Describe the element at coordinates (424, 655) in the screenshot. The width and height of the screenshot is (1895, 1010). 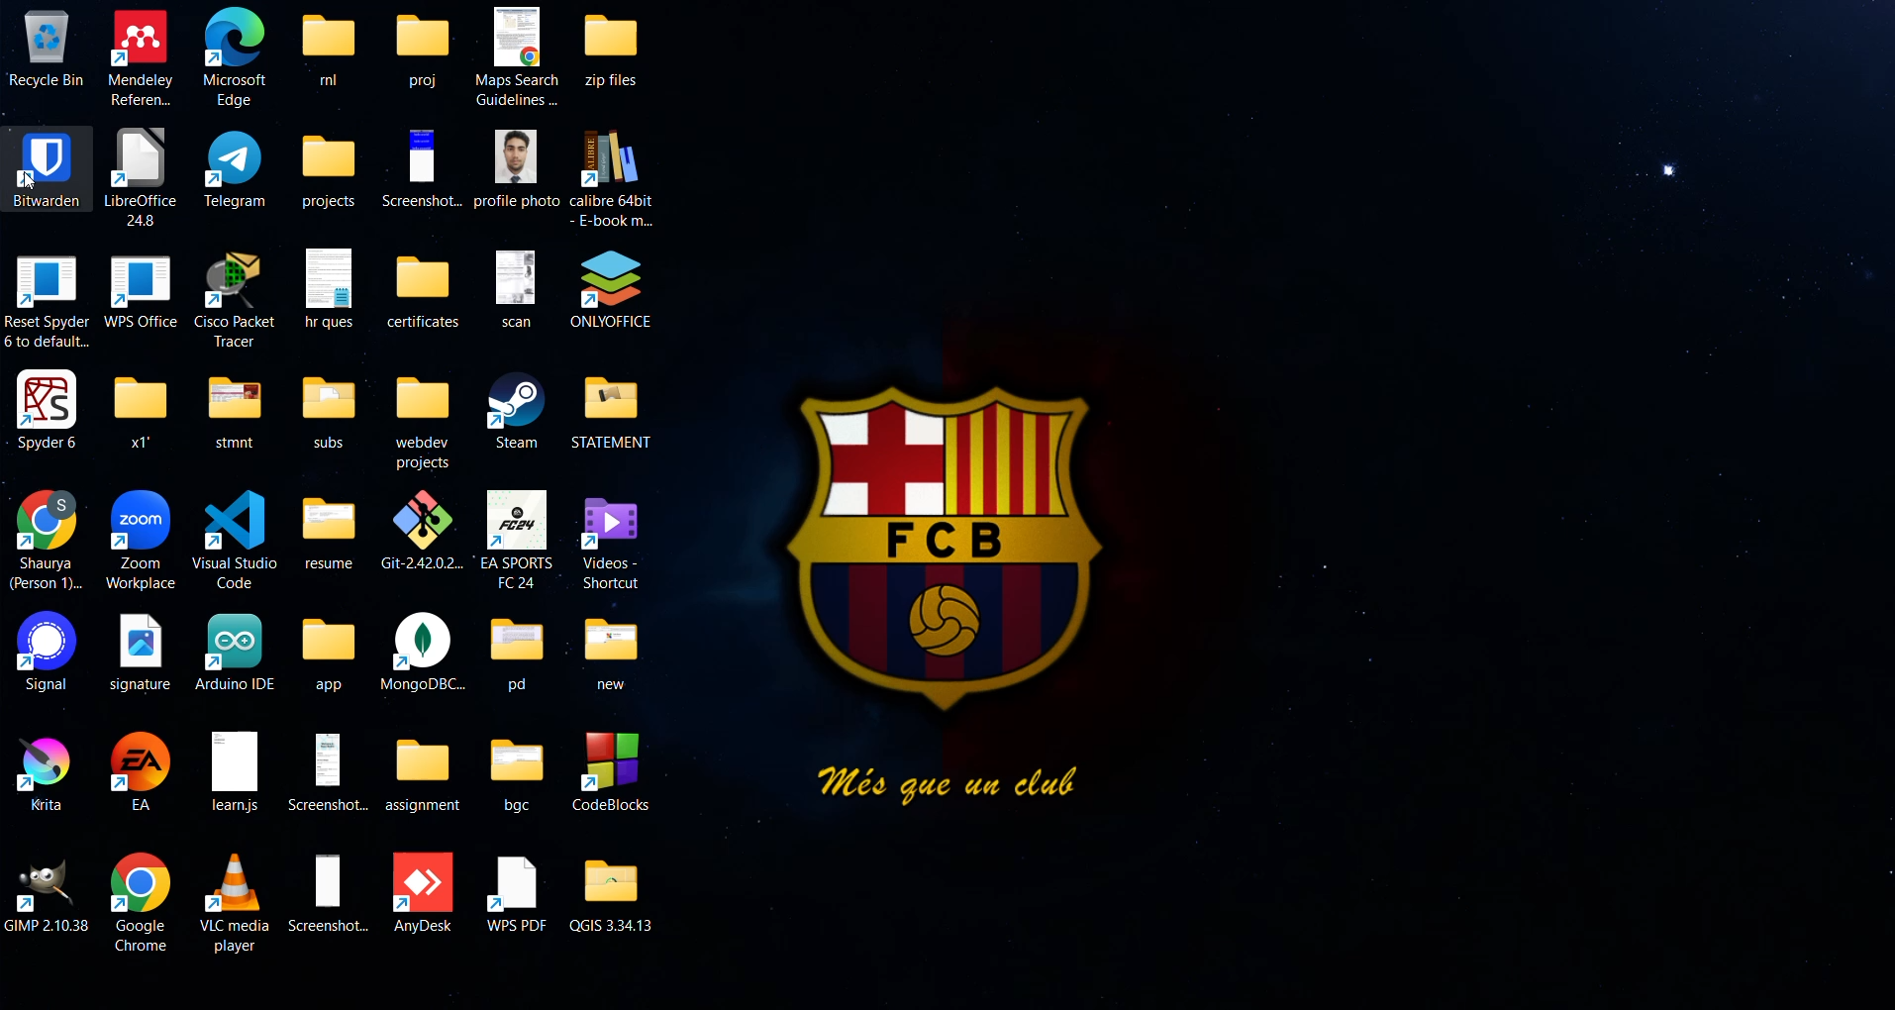
I see `MongoDBC...` at that location.